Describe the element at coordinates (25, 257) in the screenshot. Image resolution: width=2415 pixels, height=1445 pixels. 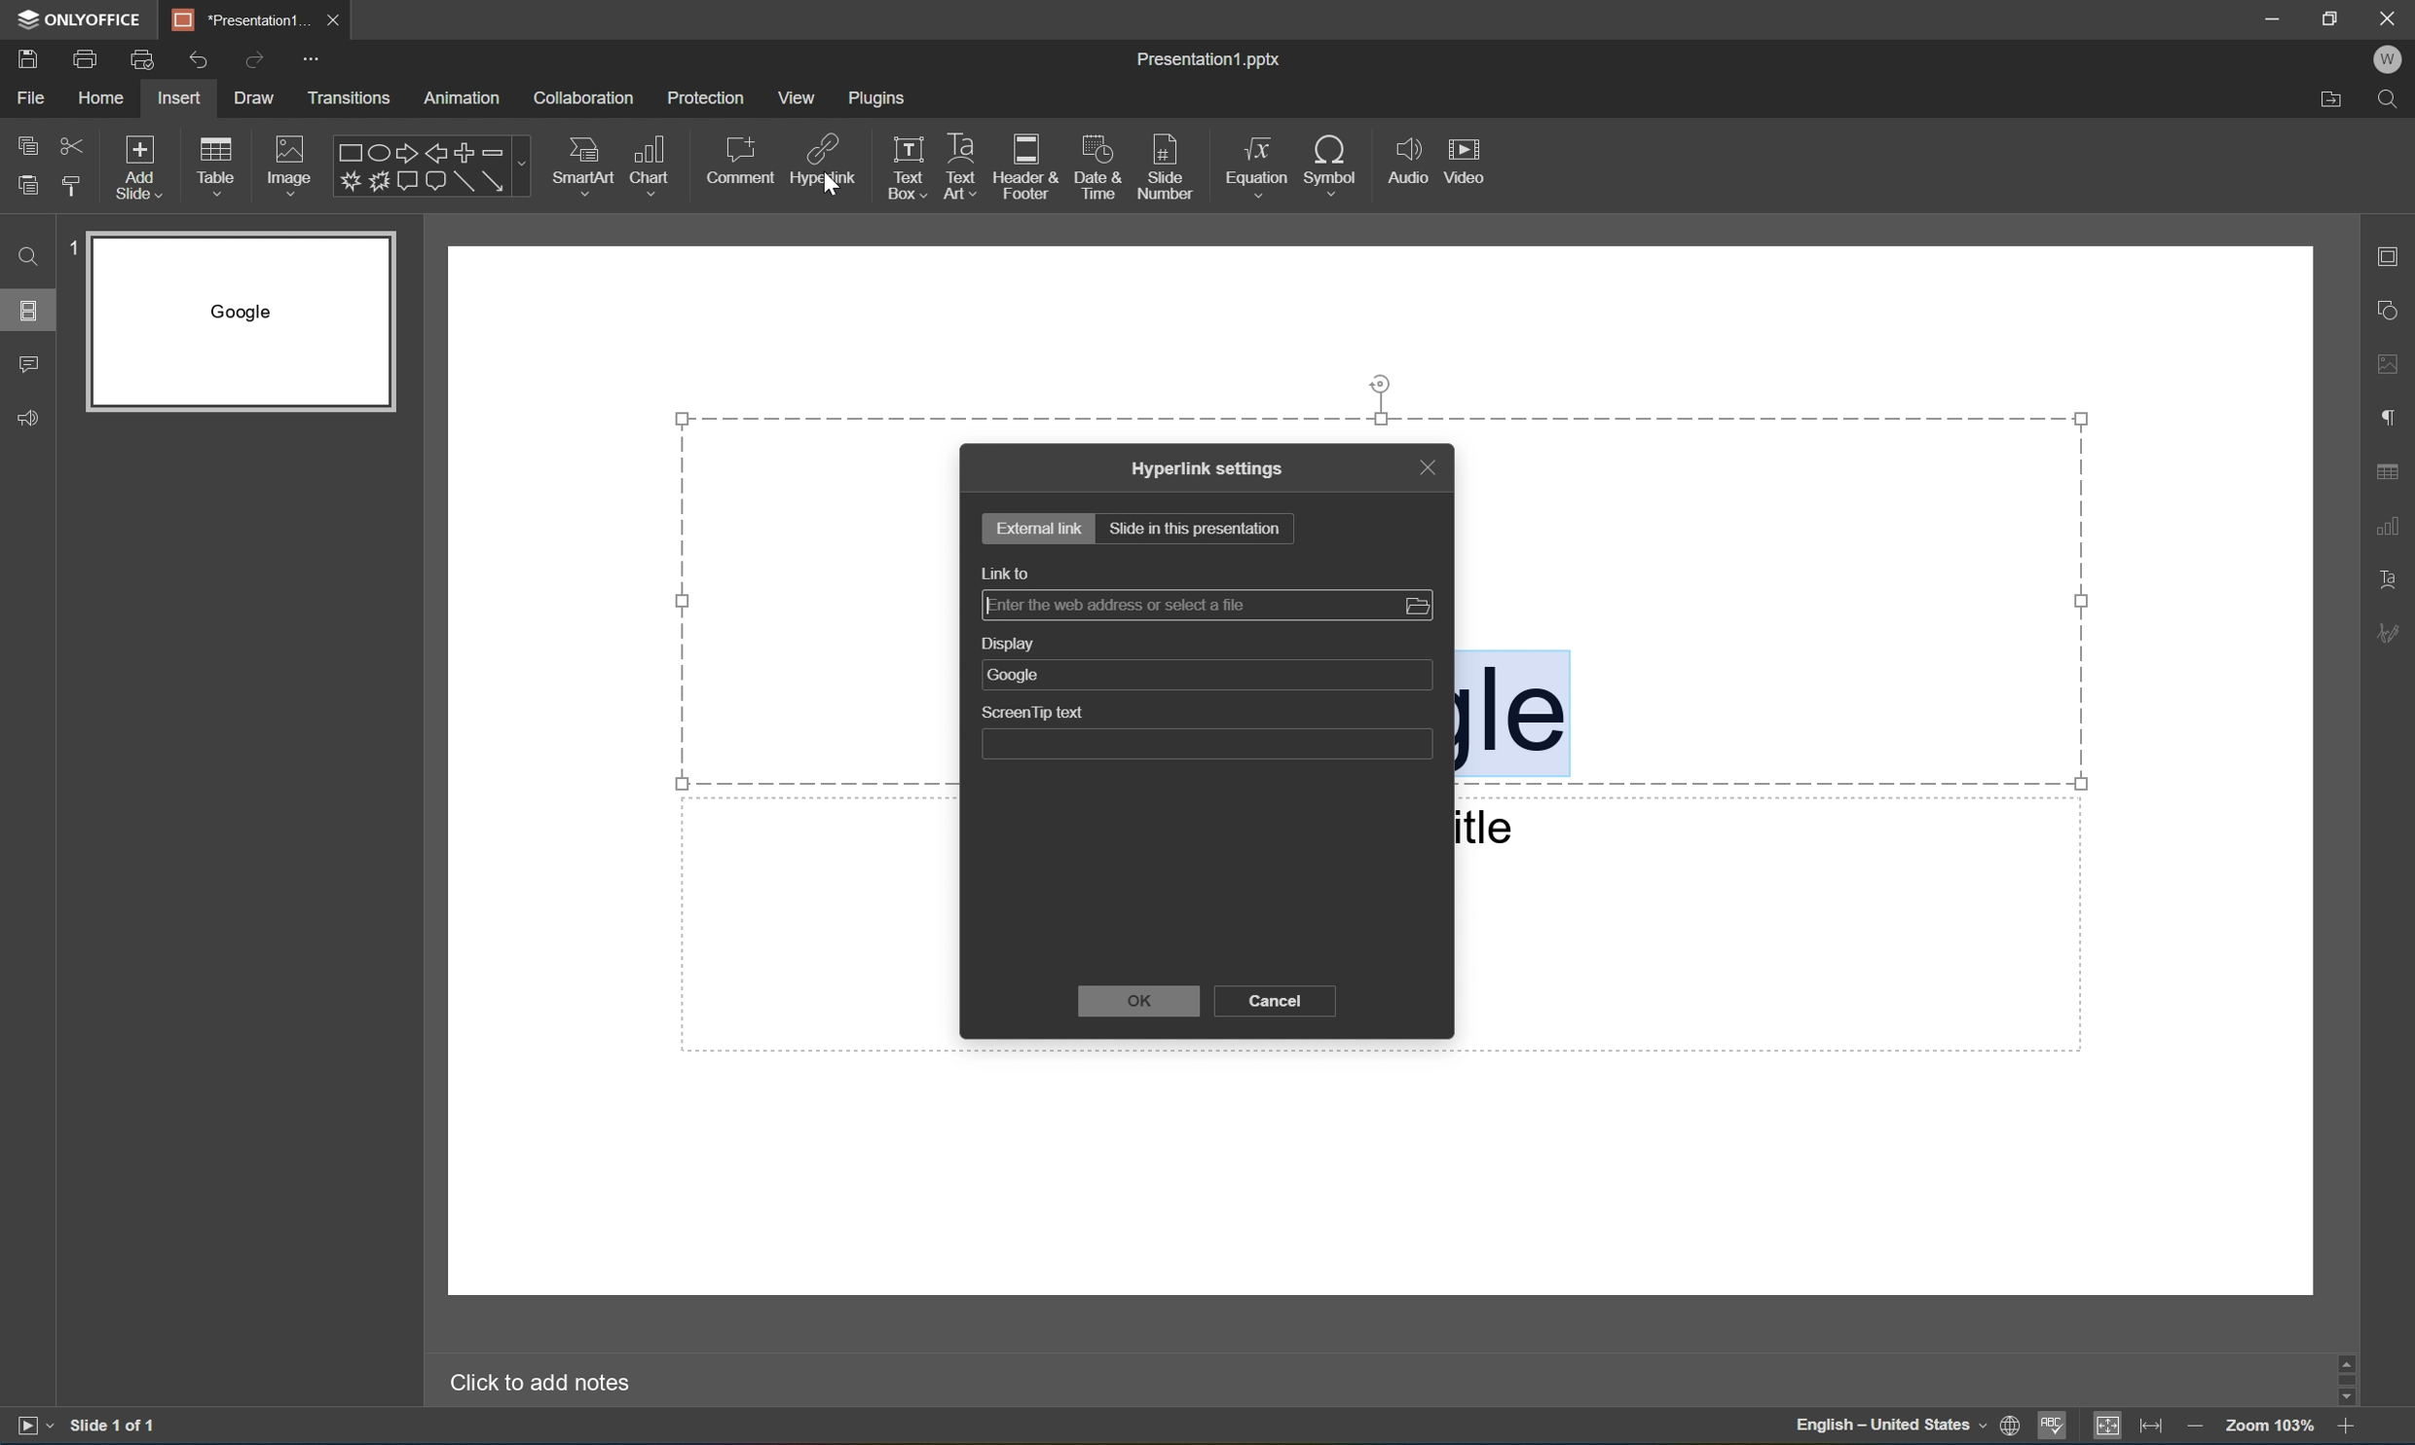
I see `Find` at that location.